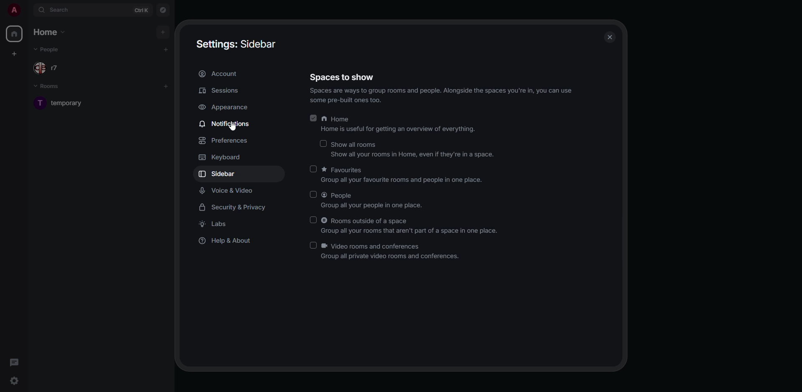  Describe the element at coordinates (52, 32) in the screenshot. I see `home` at that location.